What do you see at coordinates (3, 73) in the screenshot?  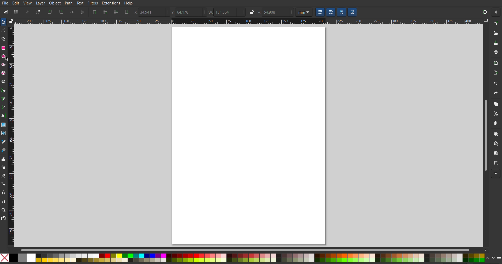 I see `3D Box Tool` at bounding box center [3, 73].